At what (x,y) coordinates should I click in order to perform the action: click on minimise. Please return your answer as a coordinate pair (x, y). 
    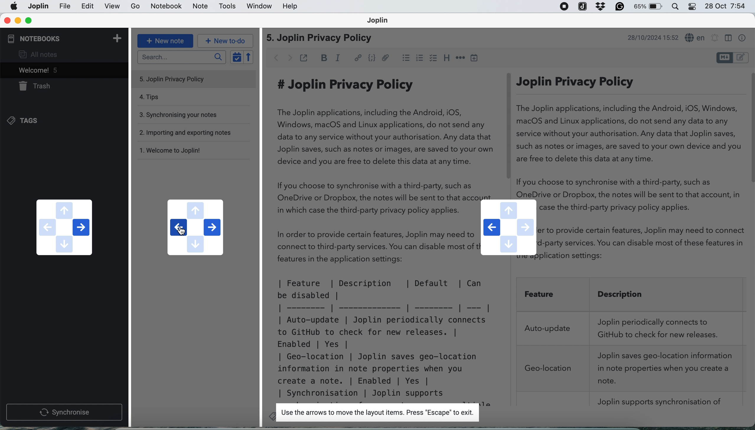
    Looking at the image, I should click on (18, 21).